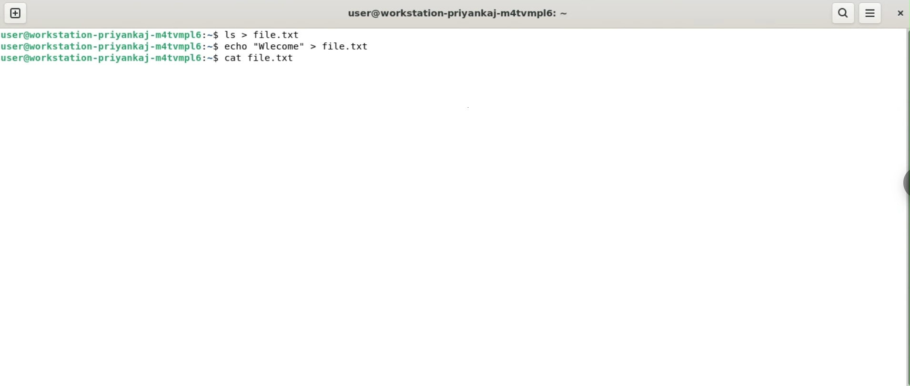  I want to click on user@workstation-priyankaj-m4tvmpl6: ~$, so click(111, 46).